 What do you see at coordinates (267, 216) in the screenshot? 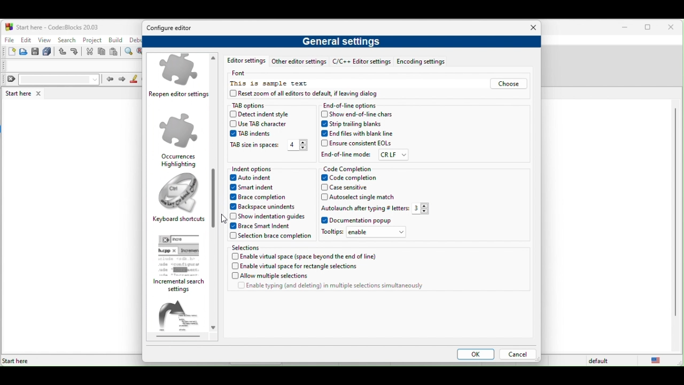
I see `show indentation guide` at bounding box center [267, 216].